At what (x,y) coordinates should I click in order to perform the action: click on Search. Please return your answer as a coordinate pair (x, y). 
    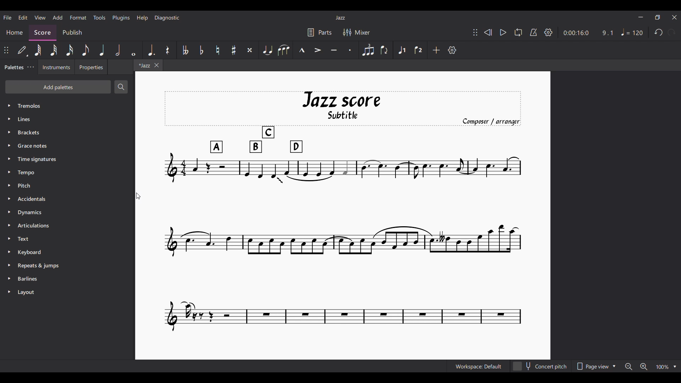
    Looking at the image, I should click on (121, 87).